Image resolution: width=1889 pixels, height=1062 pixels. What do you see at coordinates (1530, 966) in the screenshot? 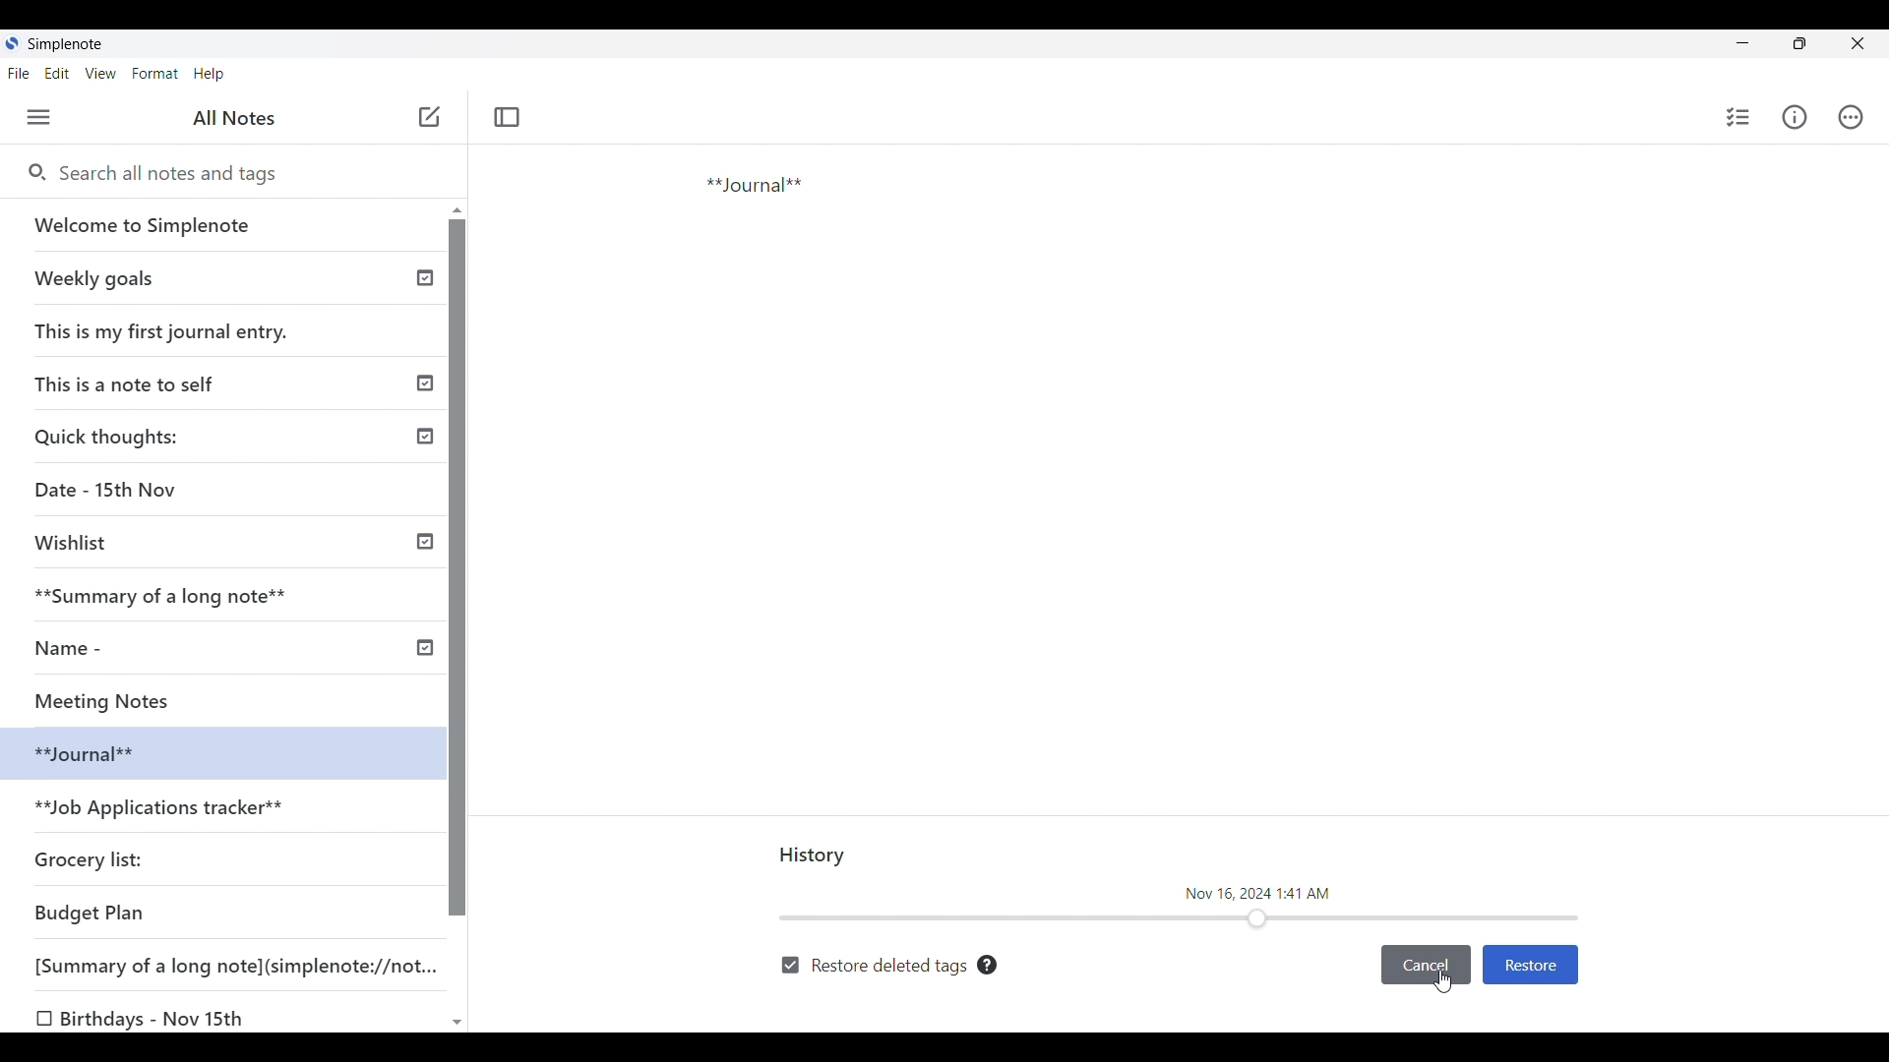
I see `Restore version shown by current header position` at bounding box center [1530, 966].